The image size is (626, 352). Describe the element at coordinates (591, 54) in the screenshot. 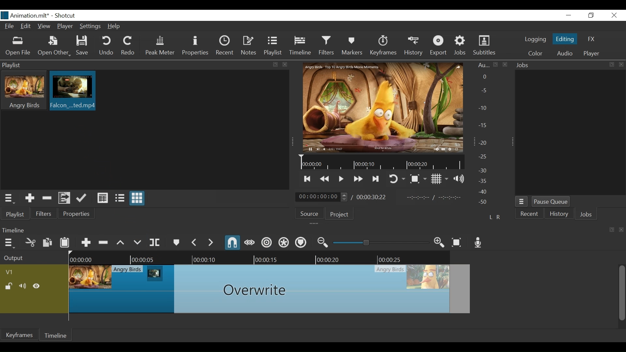

I see `Player` at that location.